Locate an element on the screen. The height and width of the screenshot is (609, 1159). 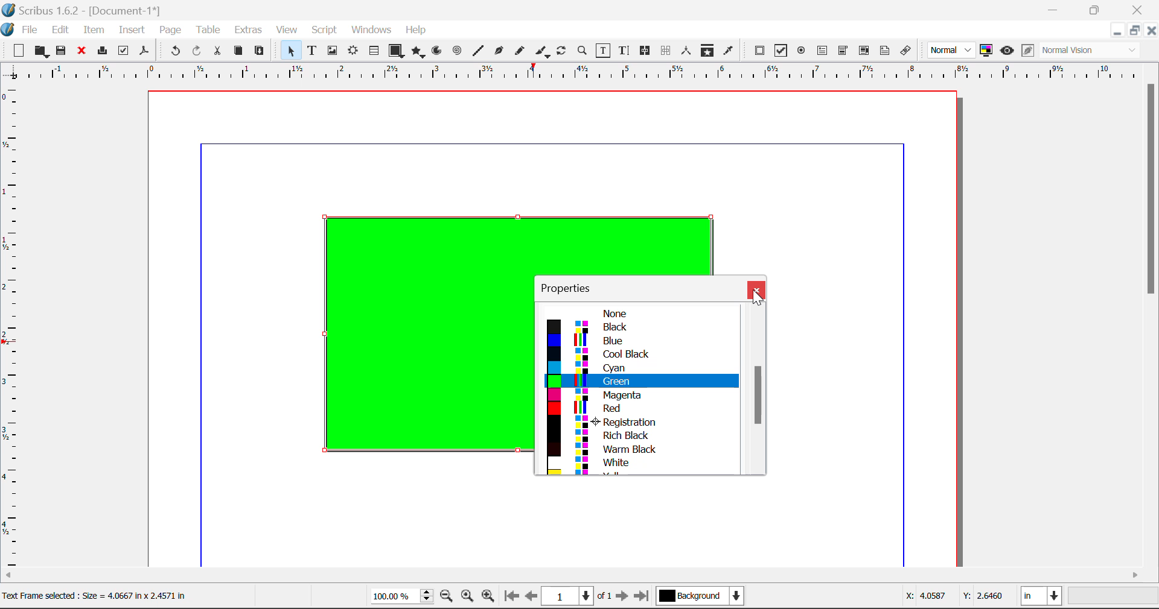
Select is located at coordinates (289, 50).